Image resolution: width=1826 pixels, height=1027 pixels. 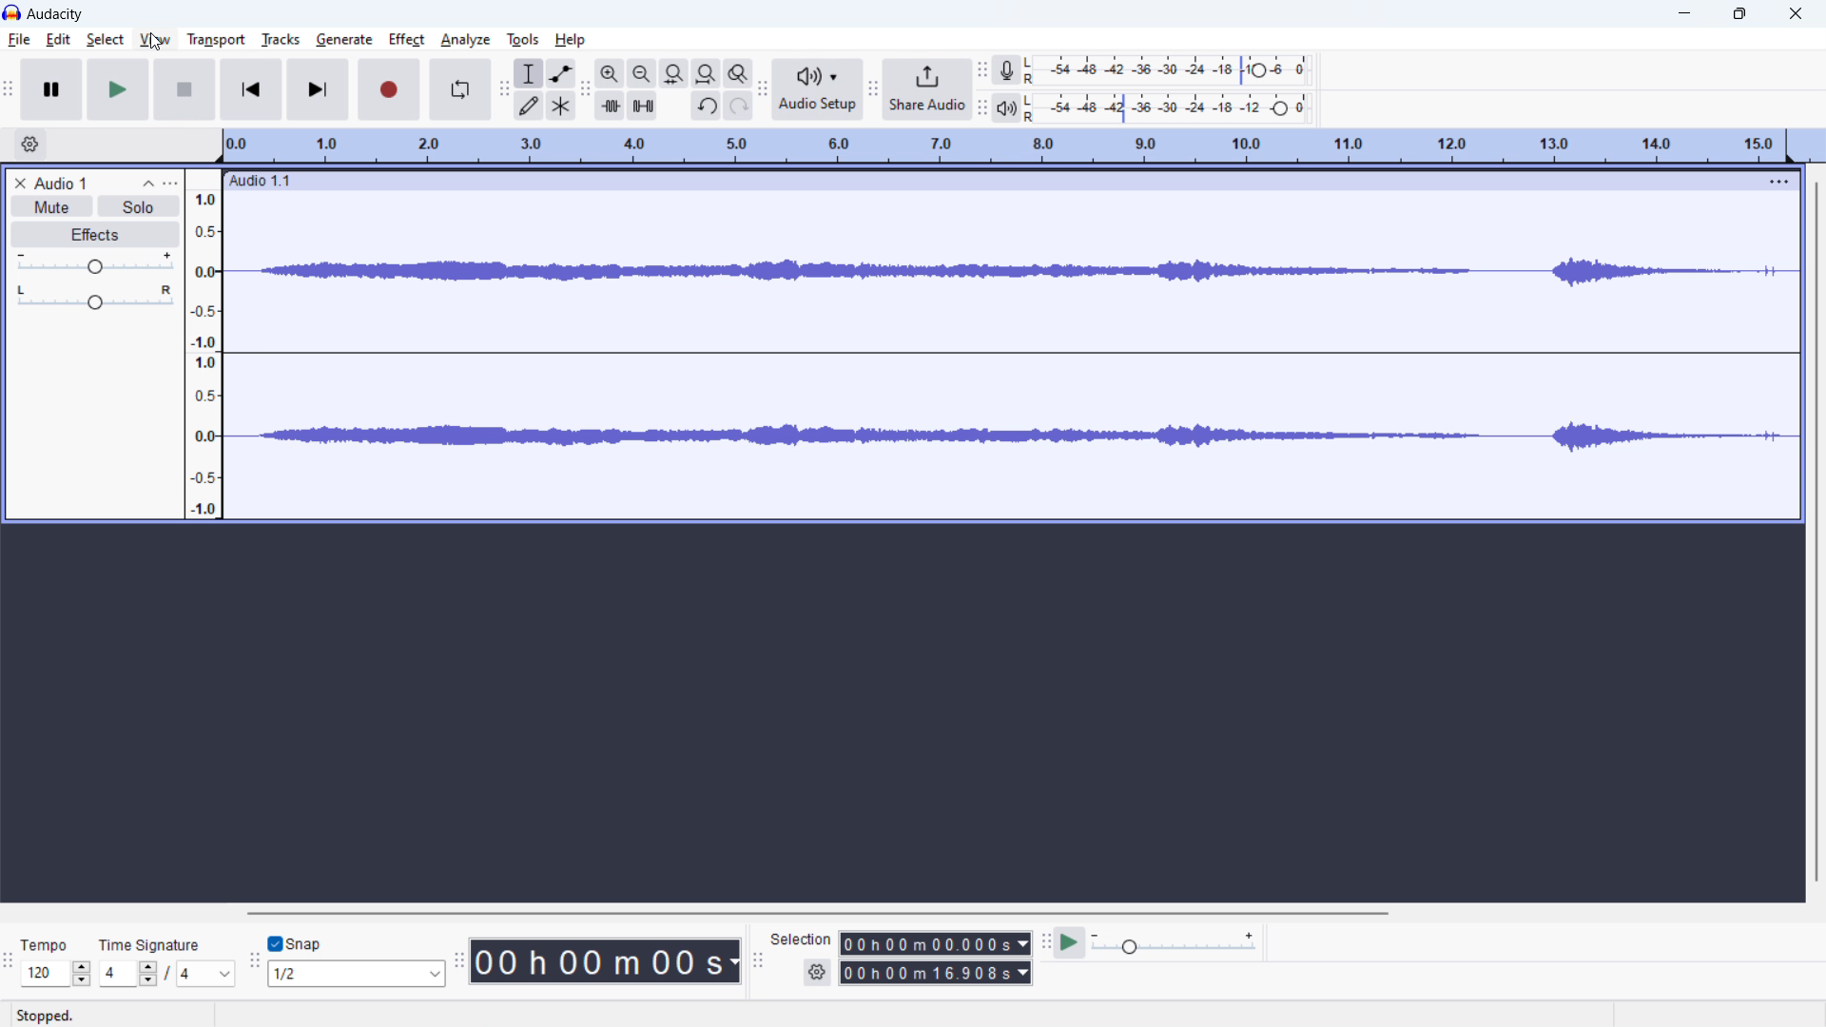 What do you see at coordinates (62, 184) in the screenshot?
I see `project title` at bounding box center [62, 184].